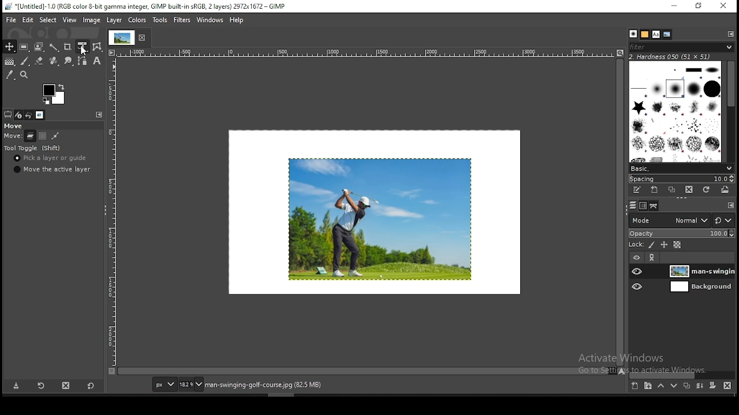 This screenshot has width=739, height=415. Describe the element at coordinates (99, 115) in the screenshot. I see `configure this tab` at that location.